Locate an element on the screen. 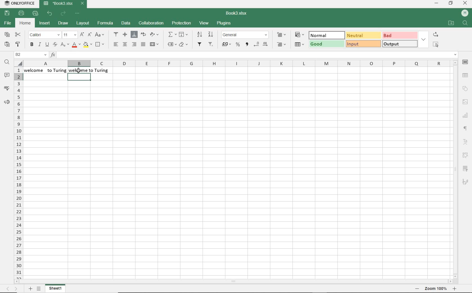 This screenshot has width=472, height=293. chart is located at coordinates (466, 116).